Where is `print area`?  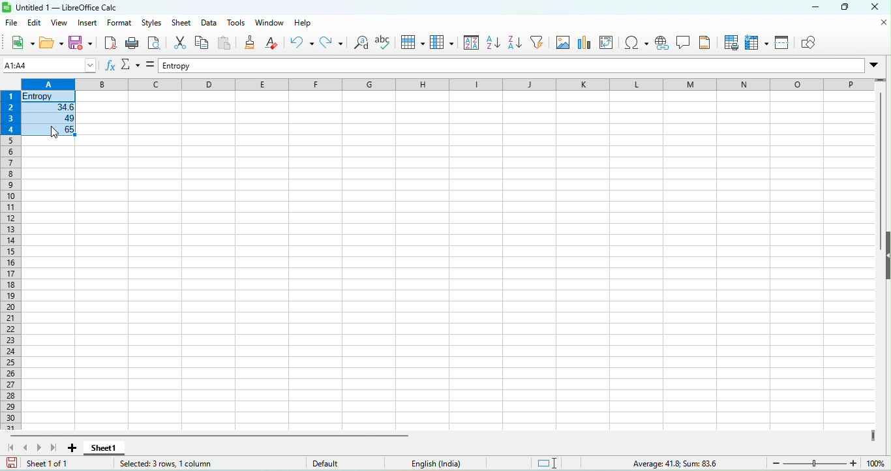
print area is located at coordinates (731, 45).